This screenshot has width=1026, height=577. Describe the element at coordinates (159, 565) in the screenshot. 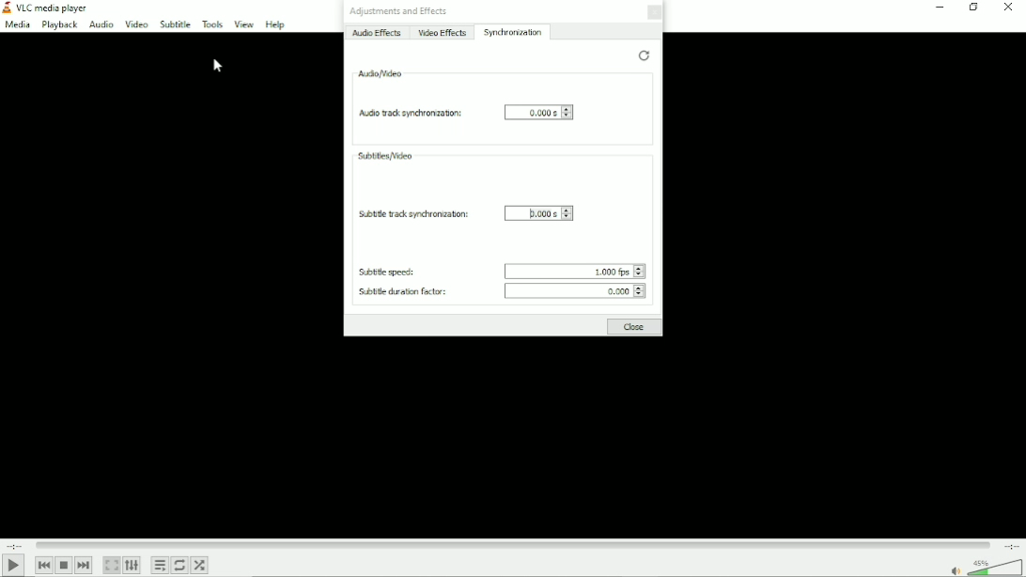

I see `Toggle playlist` at that location.